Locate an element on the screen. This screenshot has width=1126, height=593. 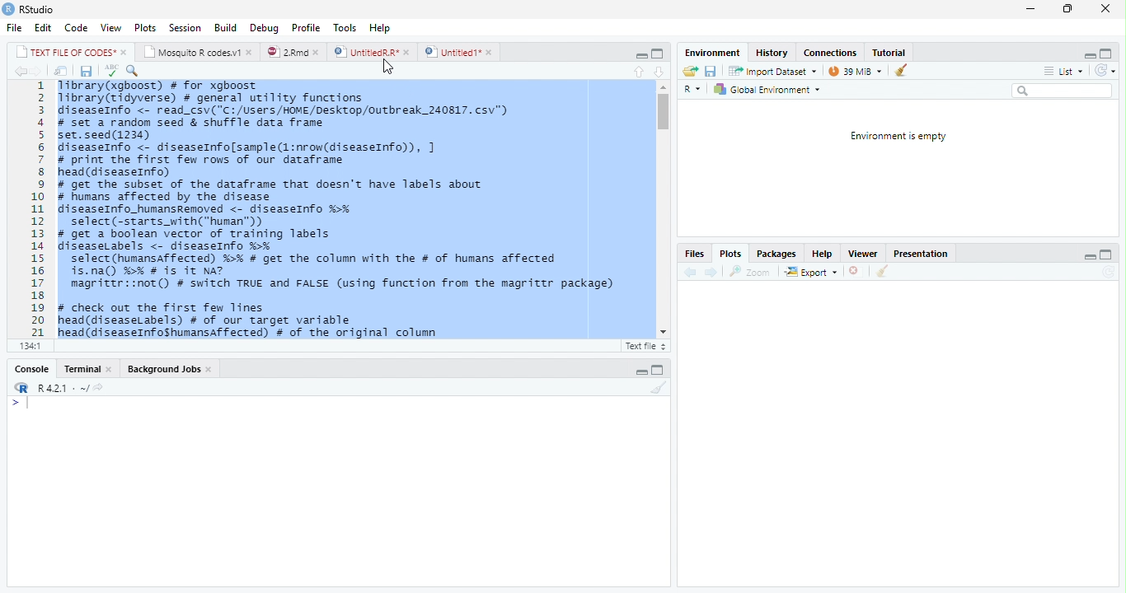
Plots is located at coordinates (730, 254).